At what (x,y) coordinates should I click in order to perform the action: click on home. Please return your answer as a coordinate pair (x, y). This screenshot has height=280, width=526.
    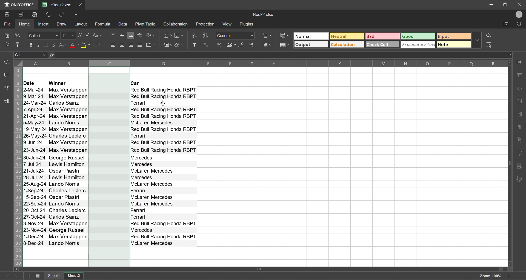
    Looking at the image, I should click on (25, 24).